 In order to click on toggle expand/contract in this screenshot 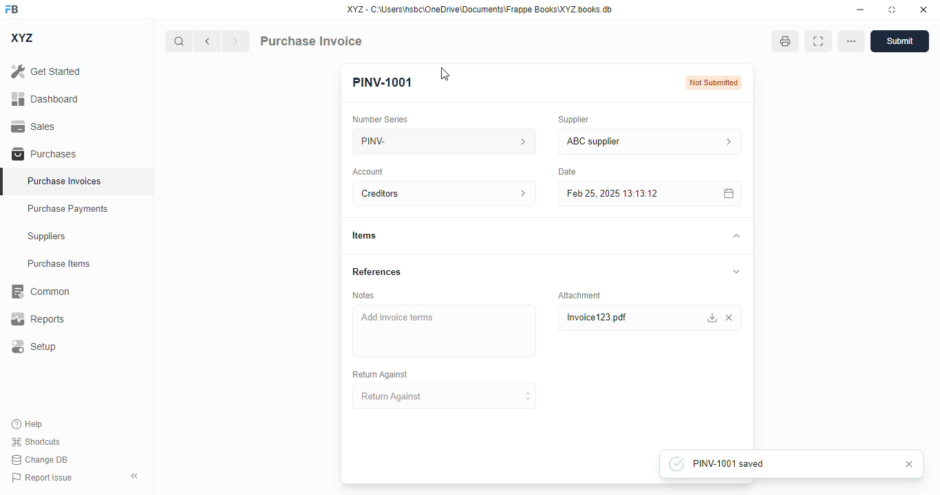, I will do `click(735, 236)`.